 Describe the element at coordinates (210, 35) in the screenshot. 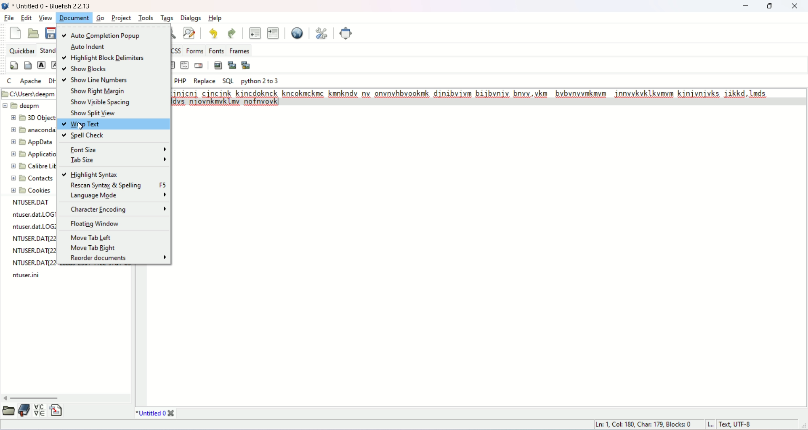

I see `undo` at that location.